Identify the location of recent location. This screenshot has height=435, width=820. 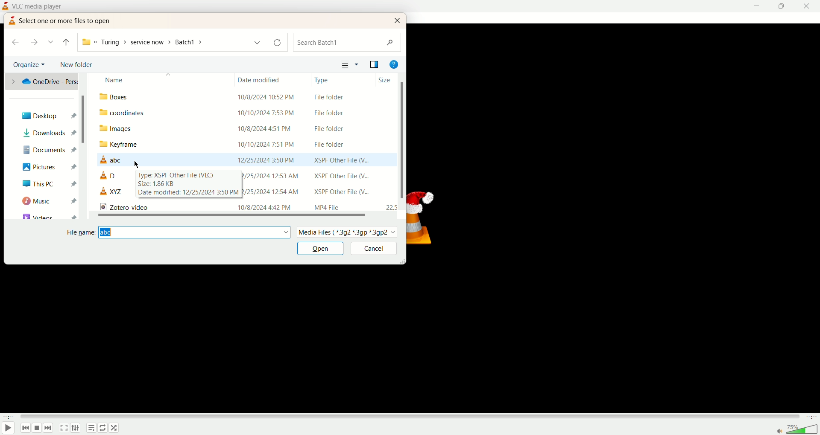
(51, 42).